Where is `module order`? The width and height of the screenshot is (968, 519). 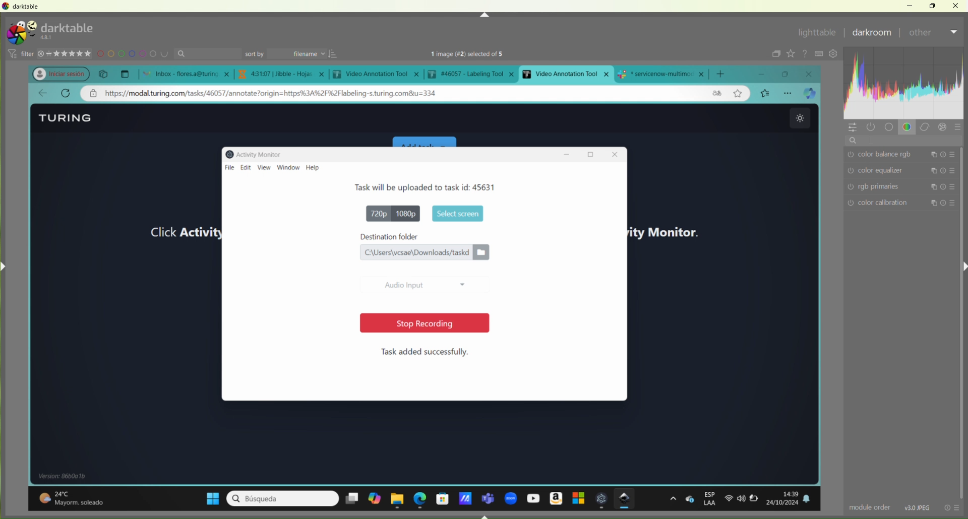 module order is located at coordinates (865, 507).